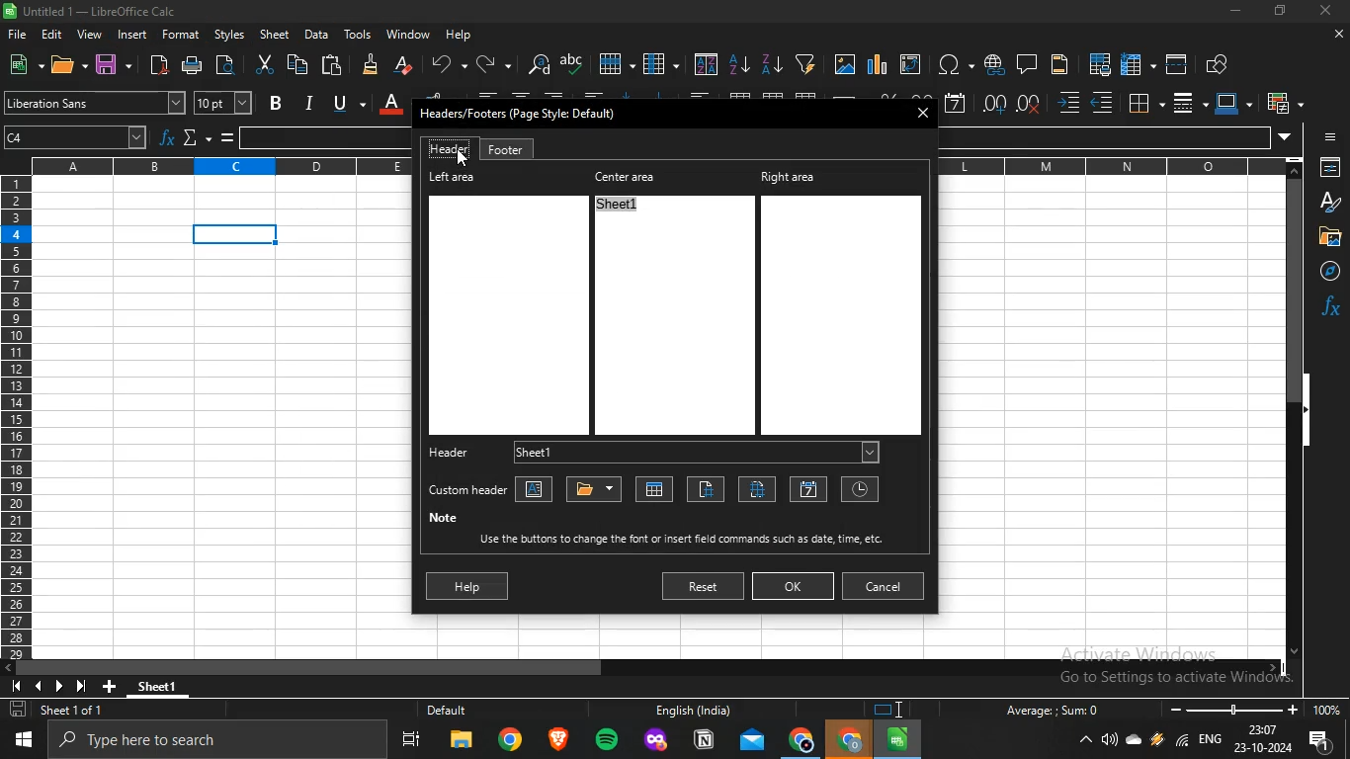 The height and width of the screenshot is (759, 1350). What do you see at coordinates (702, 587) in the screenshot?
I see `reset` at bounding box center [702, 587].